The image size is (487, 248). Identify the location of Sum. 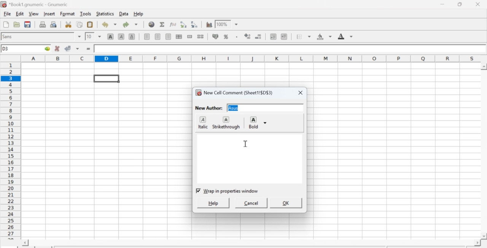
(163, 25).